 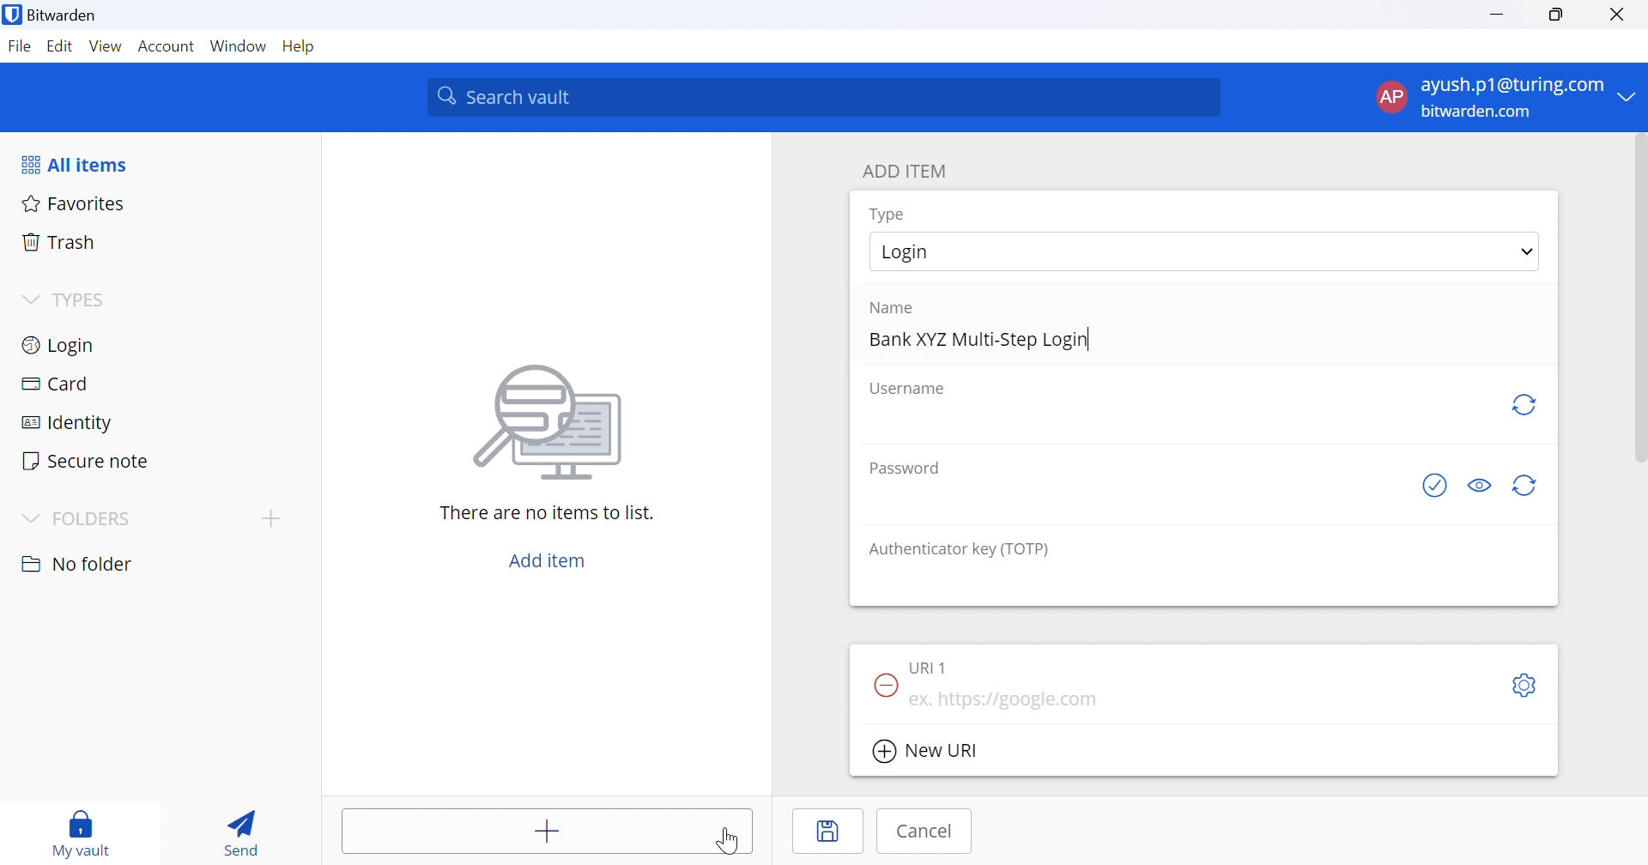 I want to click on Close, so click(x=1620, y=16).